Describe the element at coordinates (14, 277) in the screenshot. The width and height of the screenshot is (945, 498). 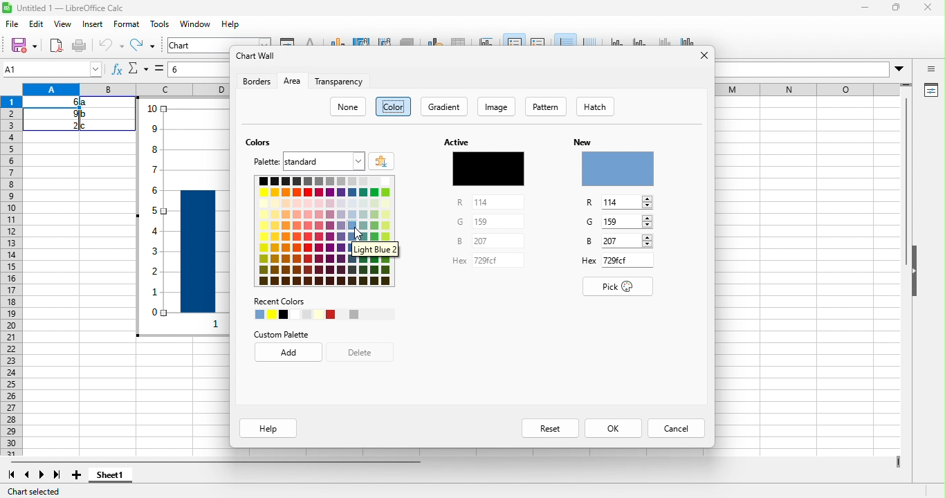
I see `row headings` at that location.